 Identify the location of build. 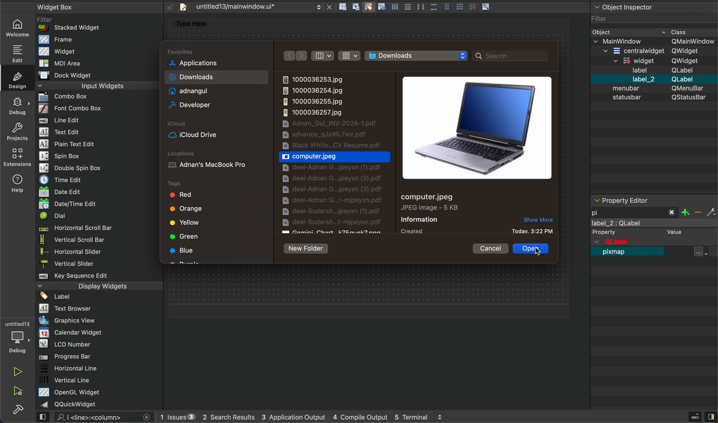
(22, 412).